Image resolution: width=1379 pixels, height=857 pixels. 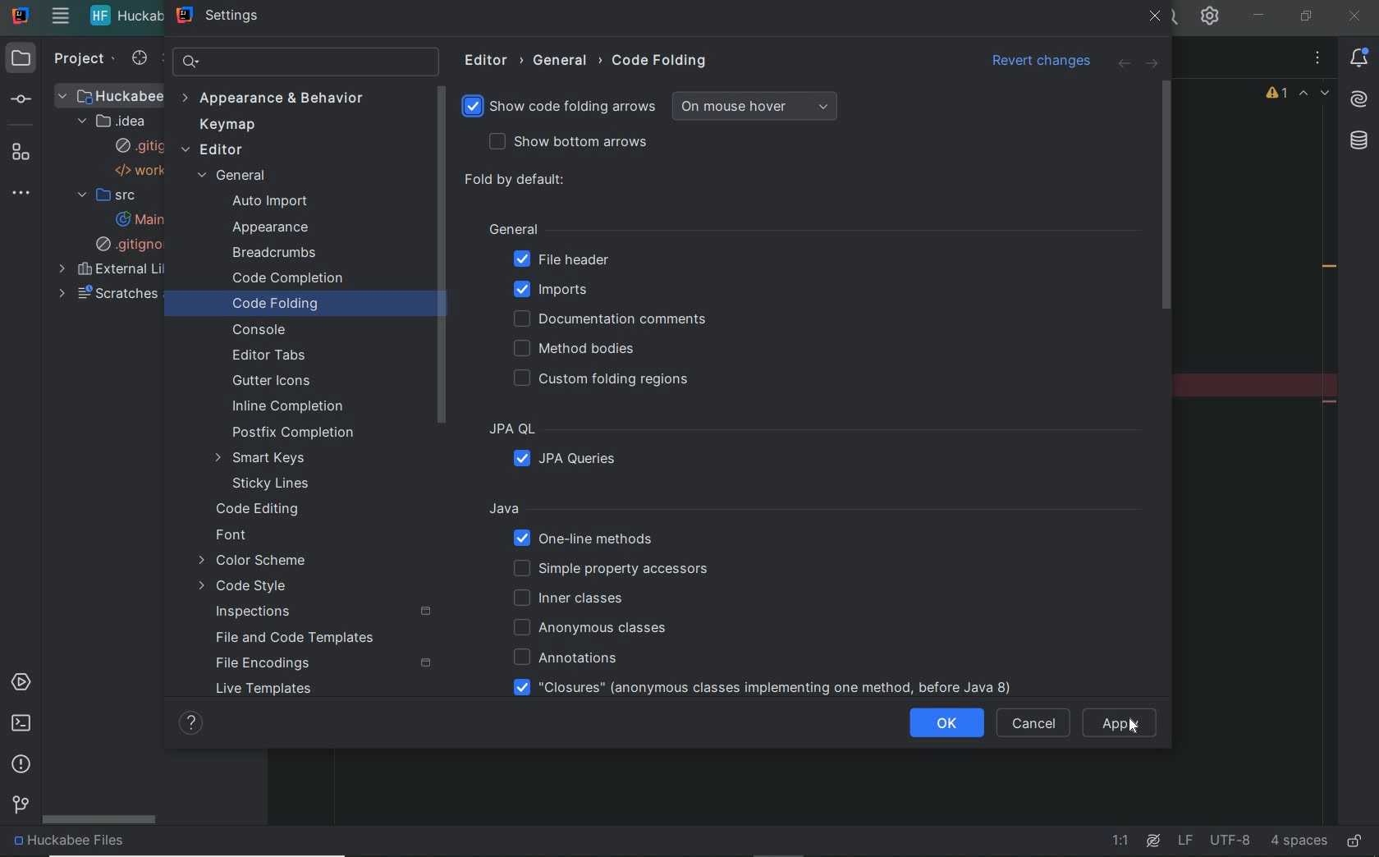 I want to click on annotations, so click(x=559, y=657).